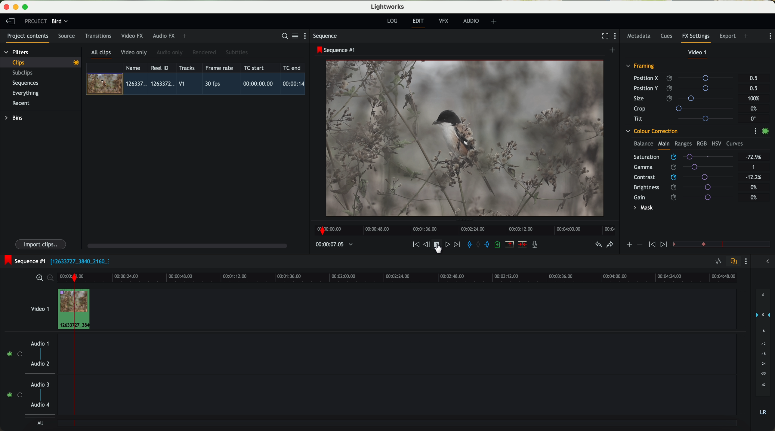 The image size is (775, 431). I want to click on minimize program, so click(17, 7).